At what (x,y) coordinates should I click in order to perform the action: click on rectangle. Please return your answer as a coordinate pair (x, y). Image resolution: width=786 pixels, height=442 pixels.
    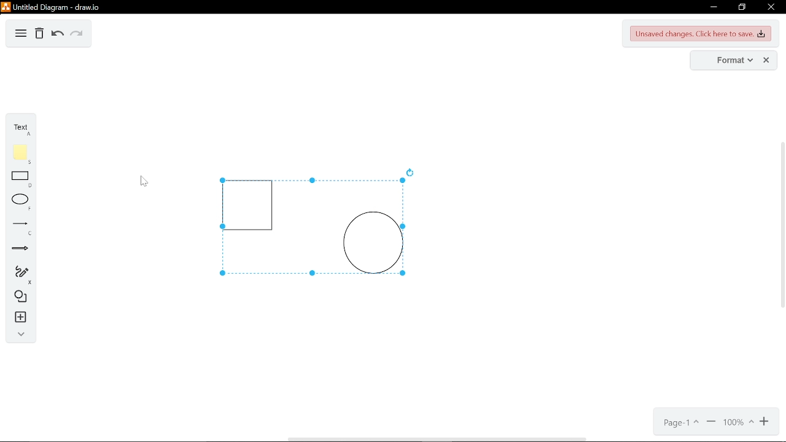
    Looking at the image, I should click on (20, 180).